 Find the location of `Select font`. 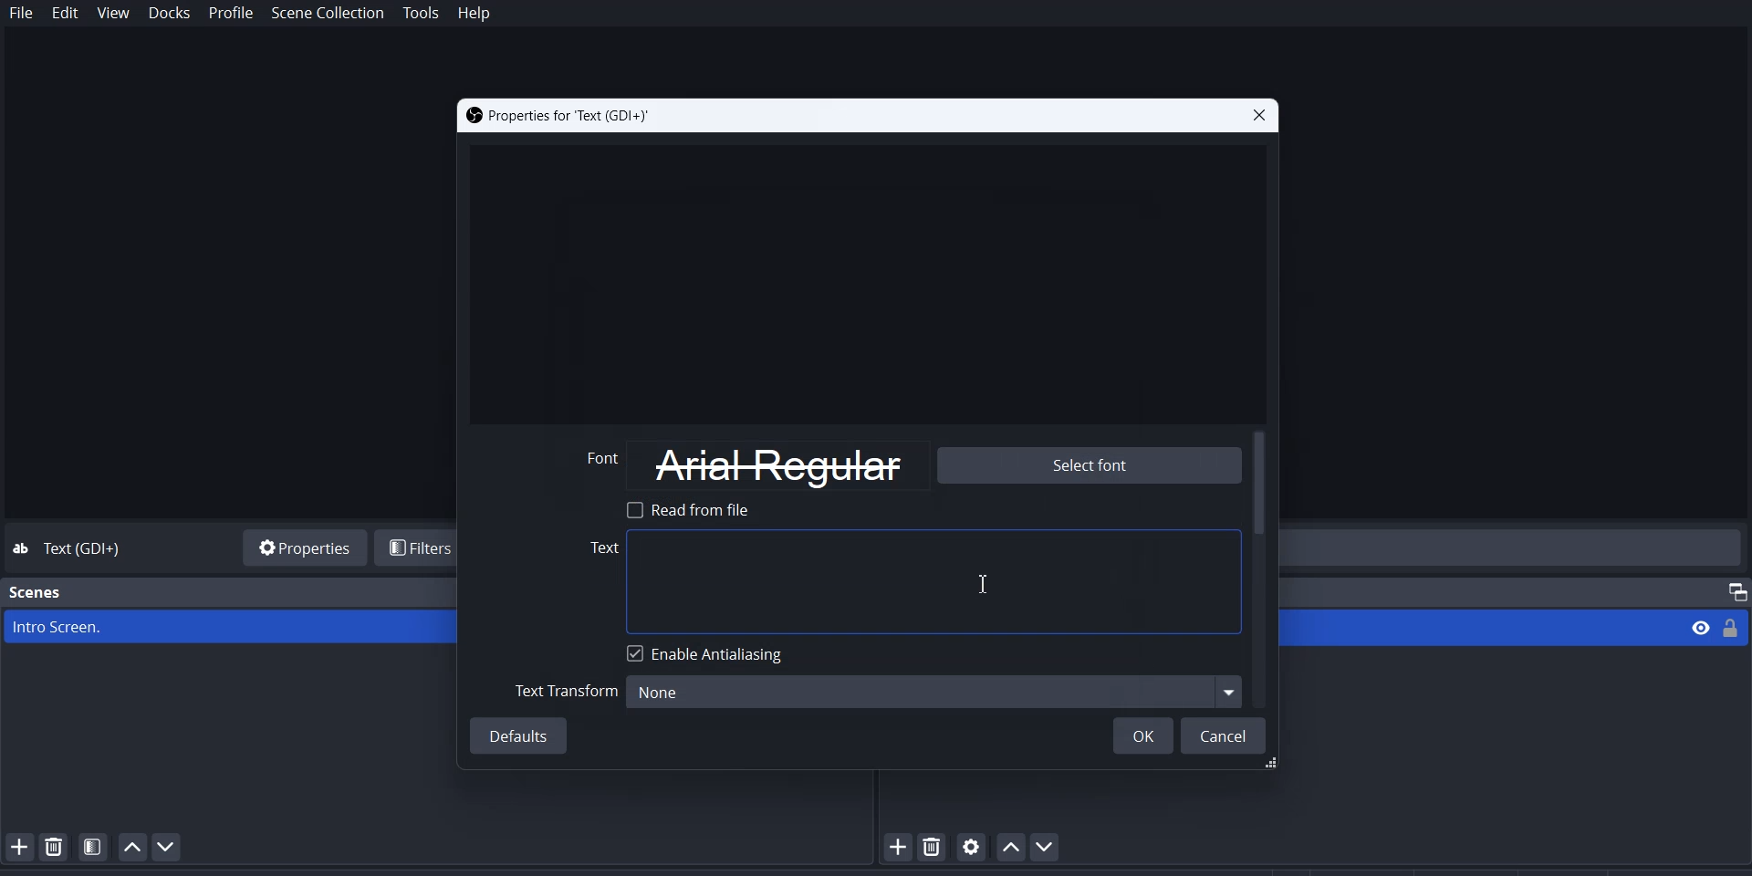

Select font is located at coordinates (1087, 466).